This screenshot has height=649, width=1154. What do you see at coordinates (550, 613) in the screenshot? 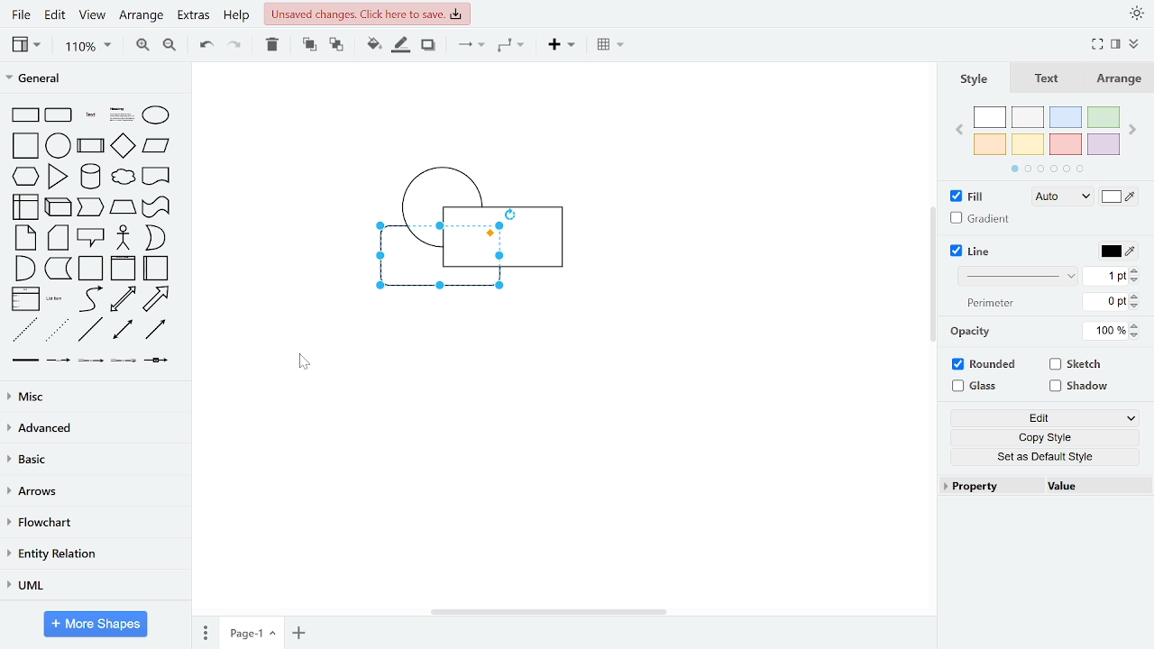
I see `horizontal scrollbar` at bounding box center [550, 613].